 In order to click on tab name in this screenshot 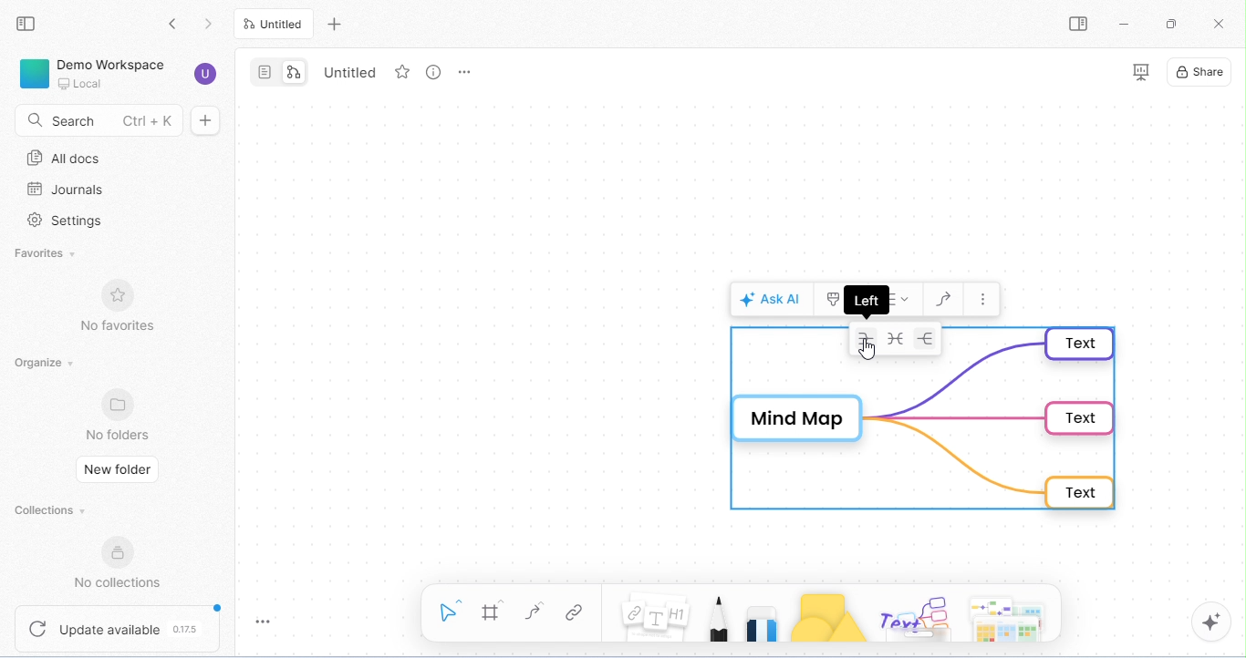, I will do `click(351, 71)`.